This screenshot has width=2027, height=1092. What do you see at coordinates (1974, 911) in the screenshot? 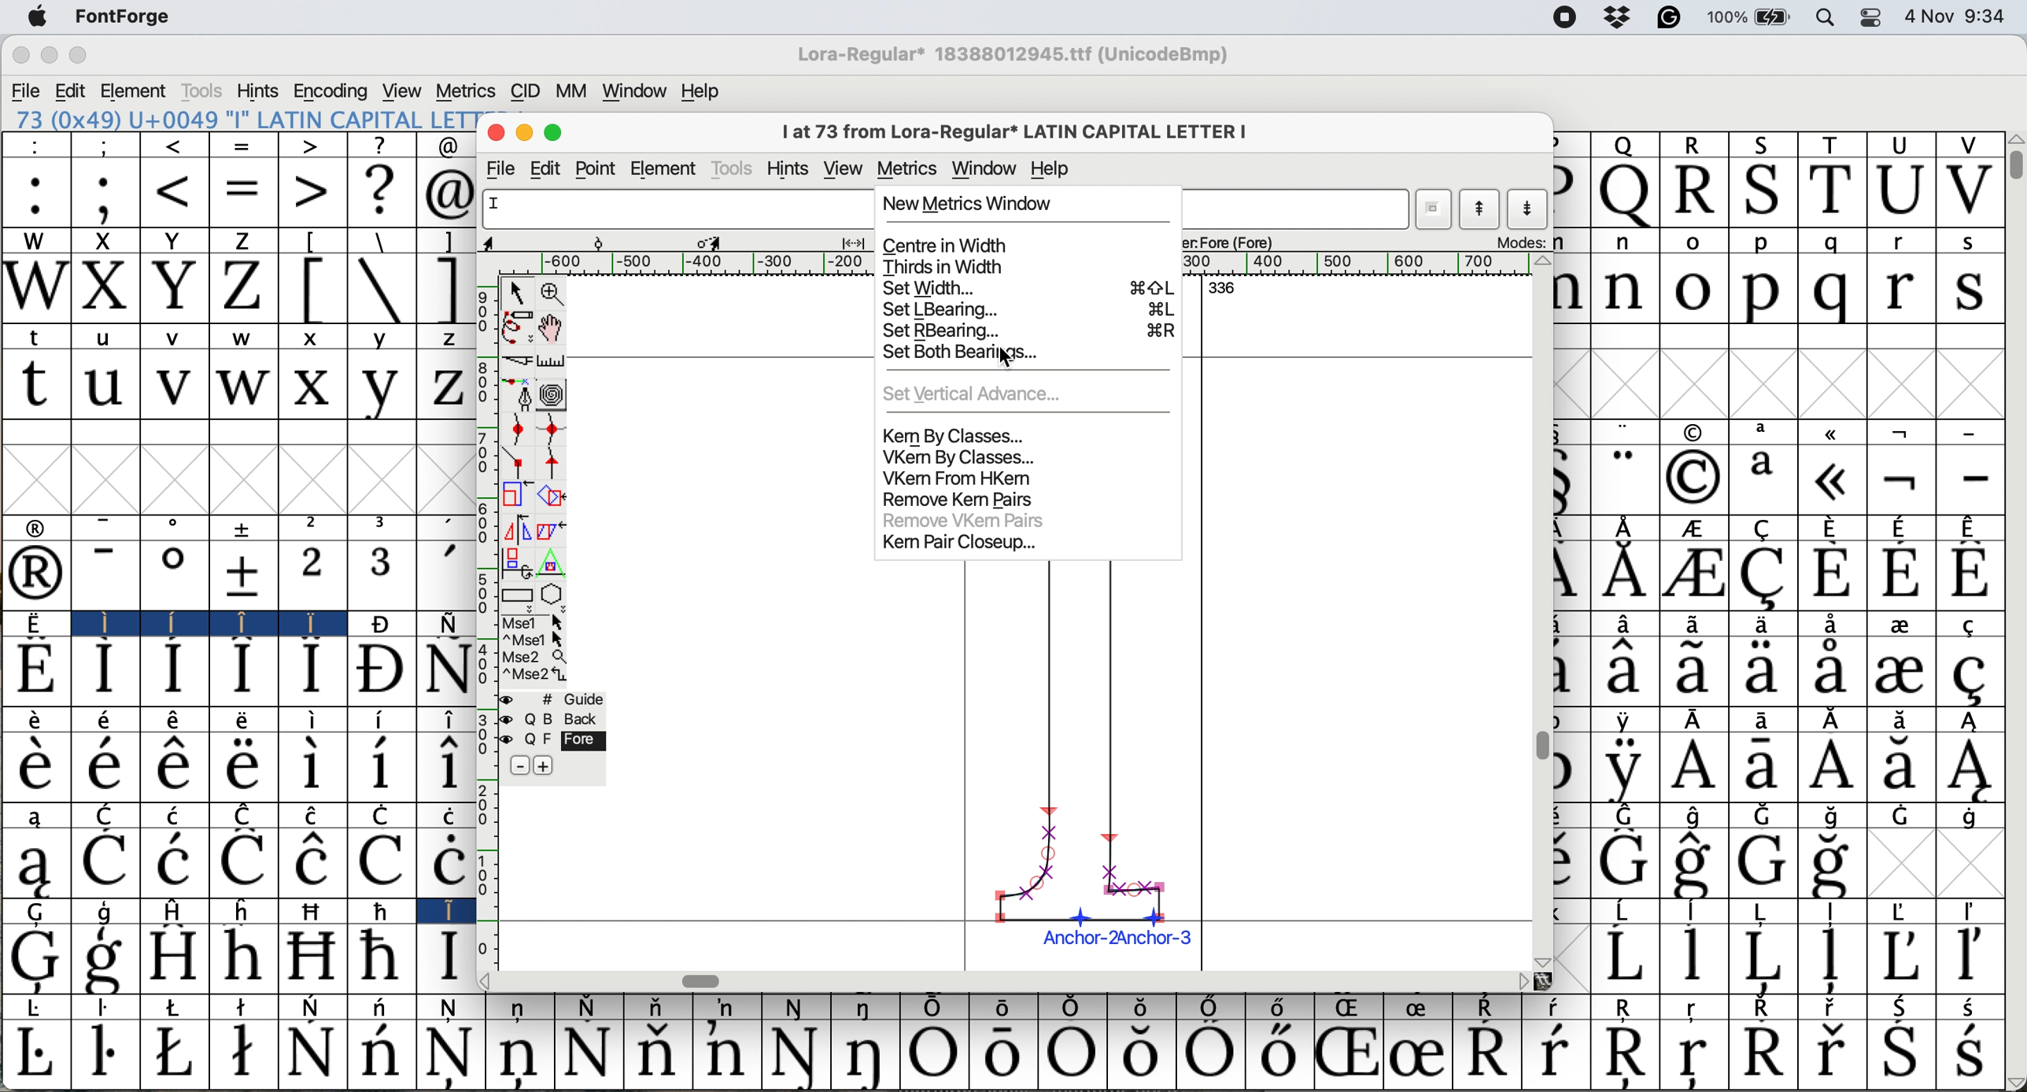
I see `Symbol` at bounding box center [1974, 911].